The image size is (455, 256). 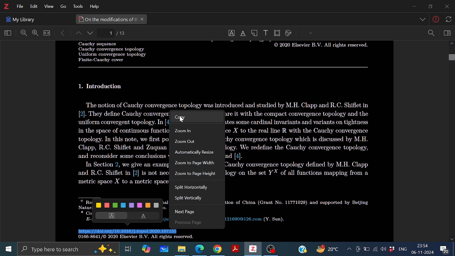 I want to click on Minmize, so click(x=414, y=7).